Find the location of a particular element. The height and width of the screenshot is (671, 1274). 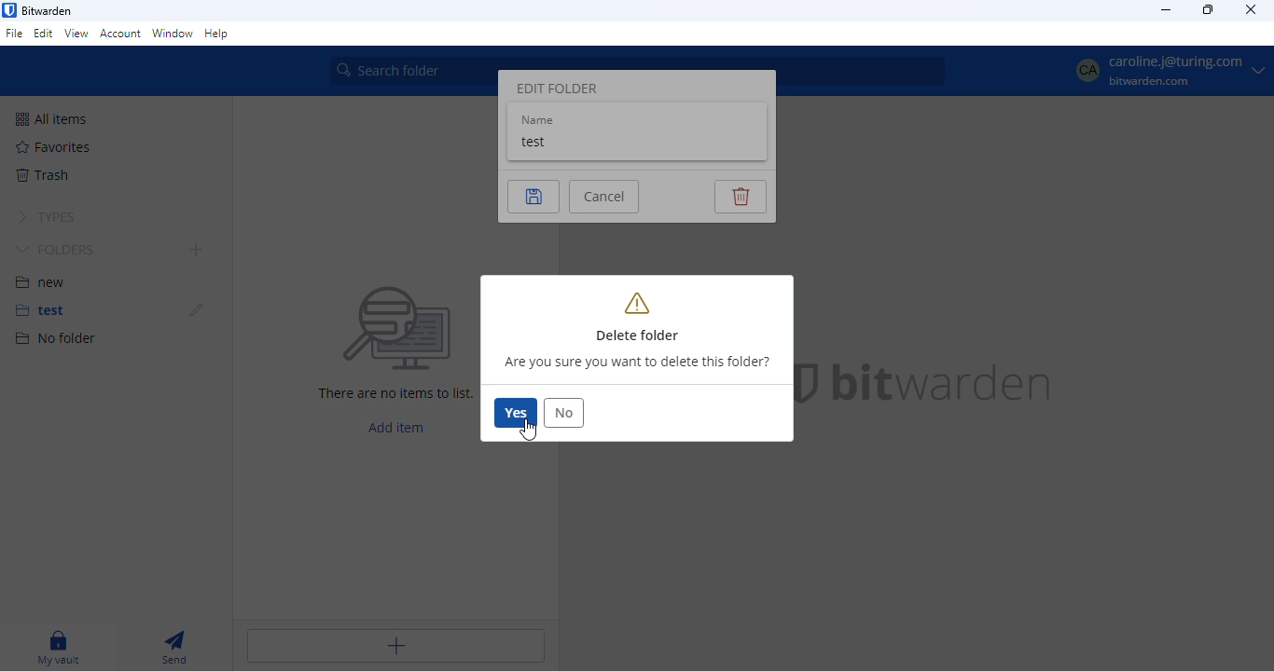

trash is located at coordinates (44, 175).